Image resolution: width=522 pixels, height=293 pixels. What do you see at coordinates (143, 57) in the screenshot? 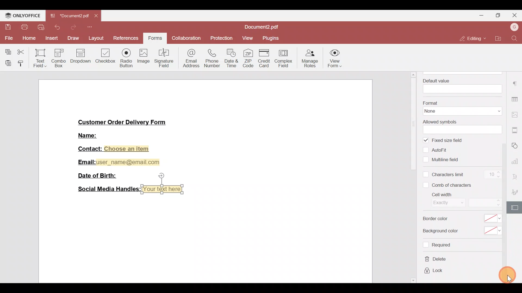
I see `Image` at bounding box center [143, 57].